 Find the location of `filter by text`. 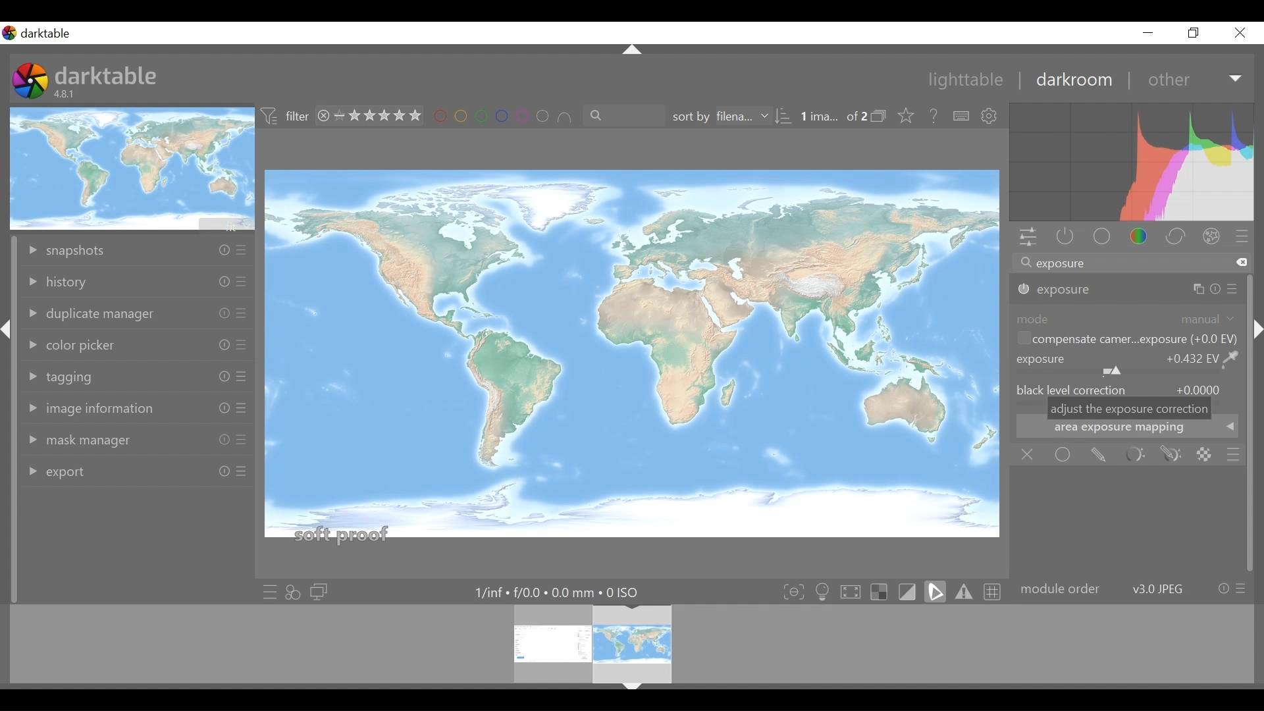

filter by text is located at coordinates (618, 117).